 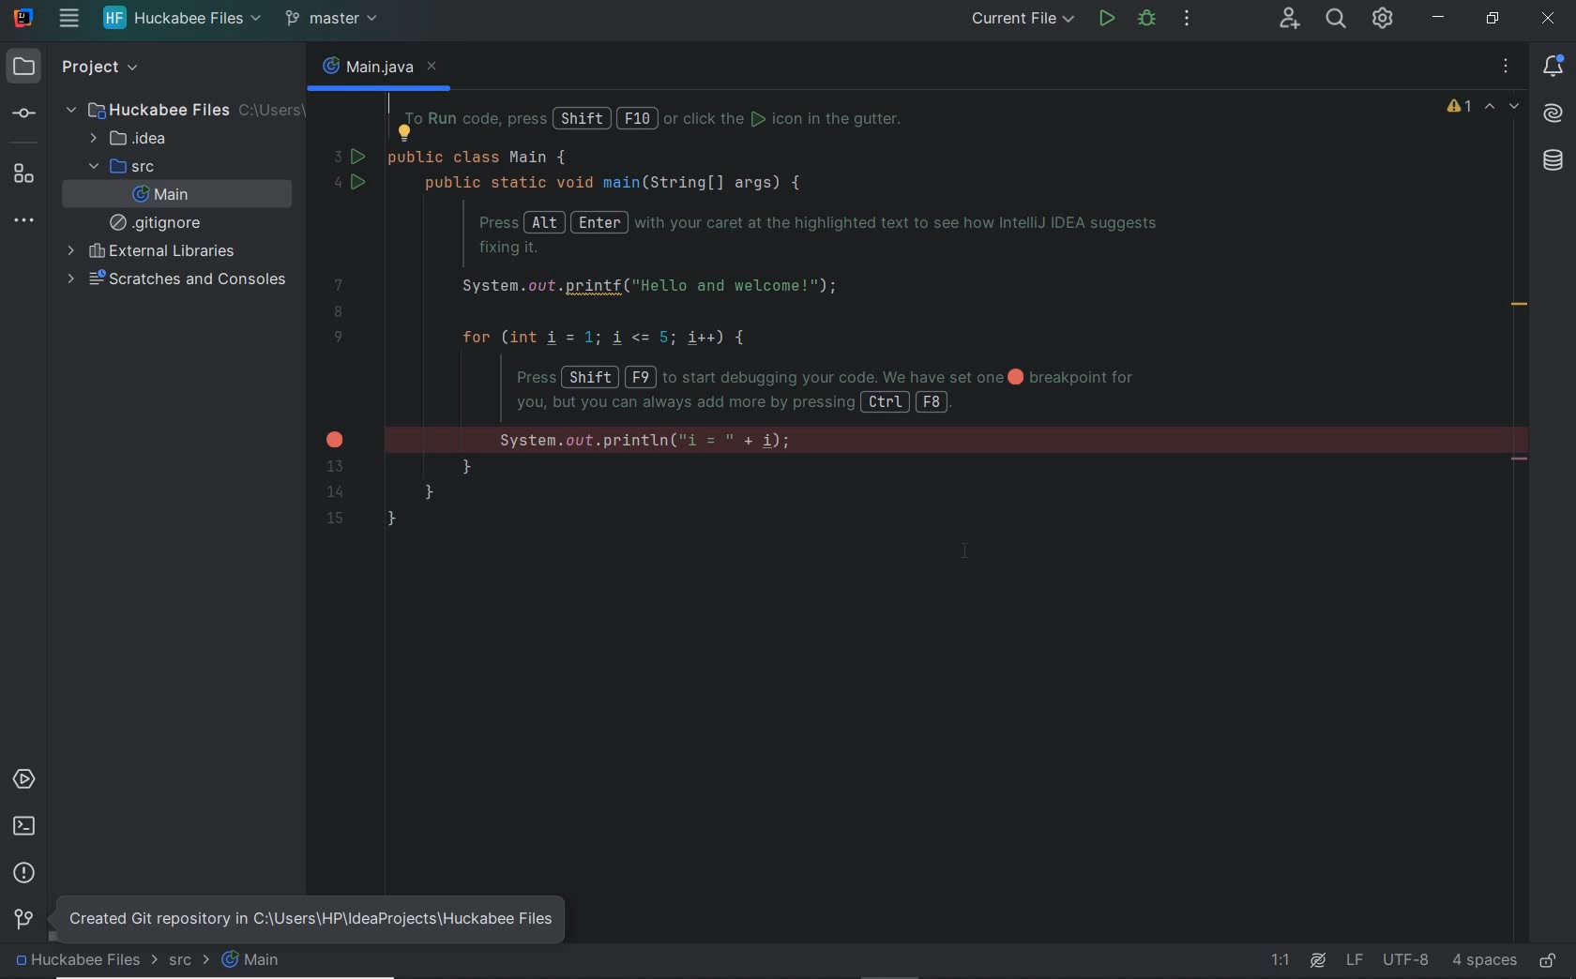 What do you see at coordinates (1439, 21) in the screenshot?
I see `MINIMIZE` at bounding box center [1439, 21].